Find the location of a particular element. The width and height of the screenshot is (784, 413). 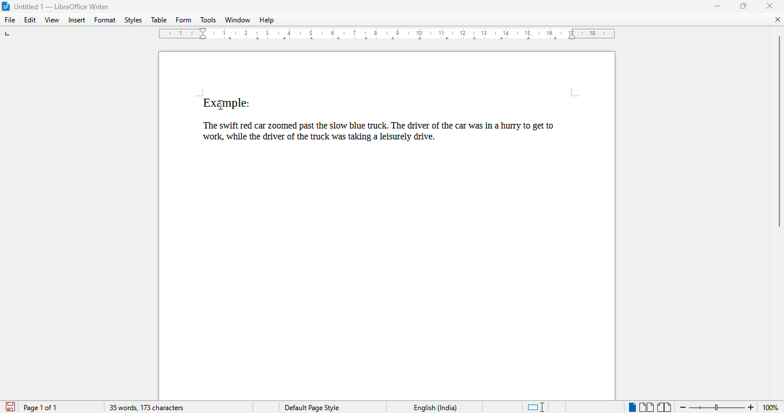

view is located at coordinates (52, 20).